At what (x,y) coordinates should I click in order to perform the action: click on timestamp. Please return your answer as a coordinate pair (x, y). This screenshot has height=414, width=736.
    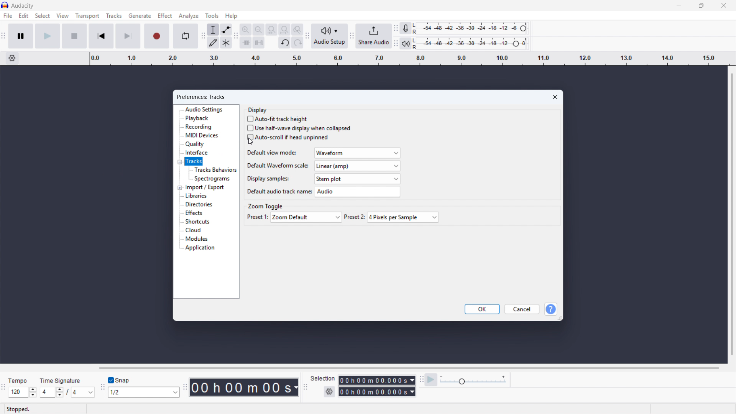
    Looking at the image, I should click on (244, 387).